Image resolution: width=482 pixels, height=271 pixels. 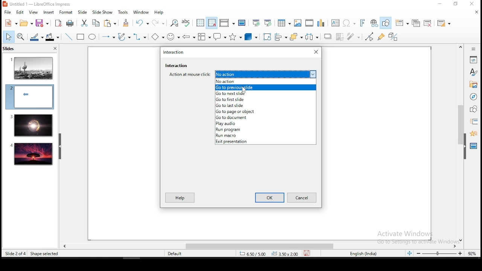 What do you see at coordinates (124, 12) in the screenshot?
I see `tools` at bounding box center [124, 12].